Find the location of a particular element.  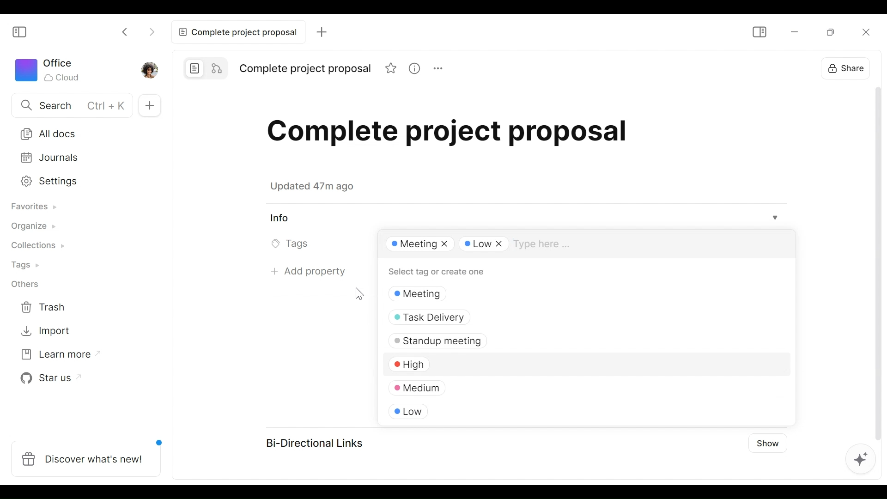

Medium is located at coordinates (487, 385).